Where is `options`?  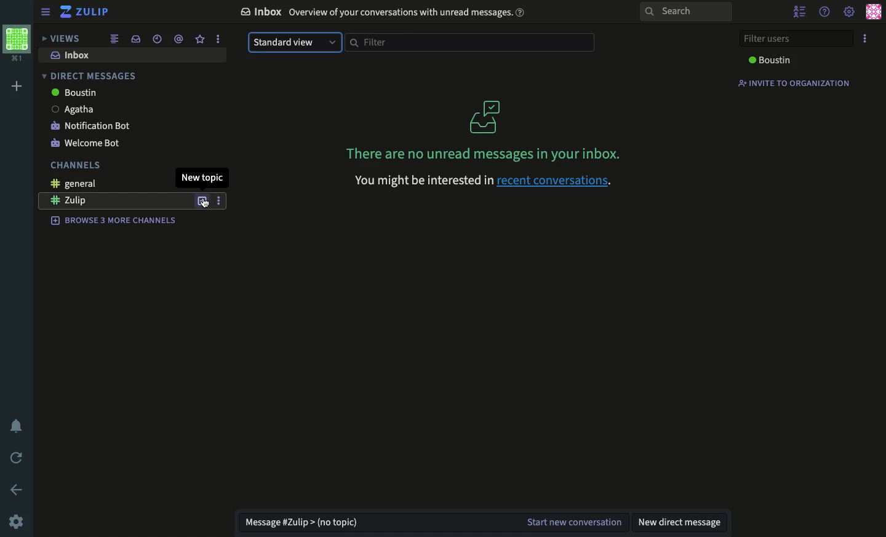
options is located at coordinates (865, 39).